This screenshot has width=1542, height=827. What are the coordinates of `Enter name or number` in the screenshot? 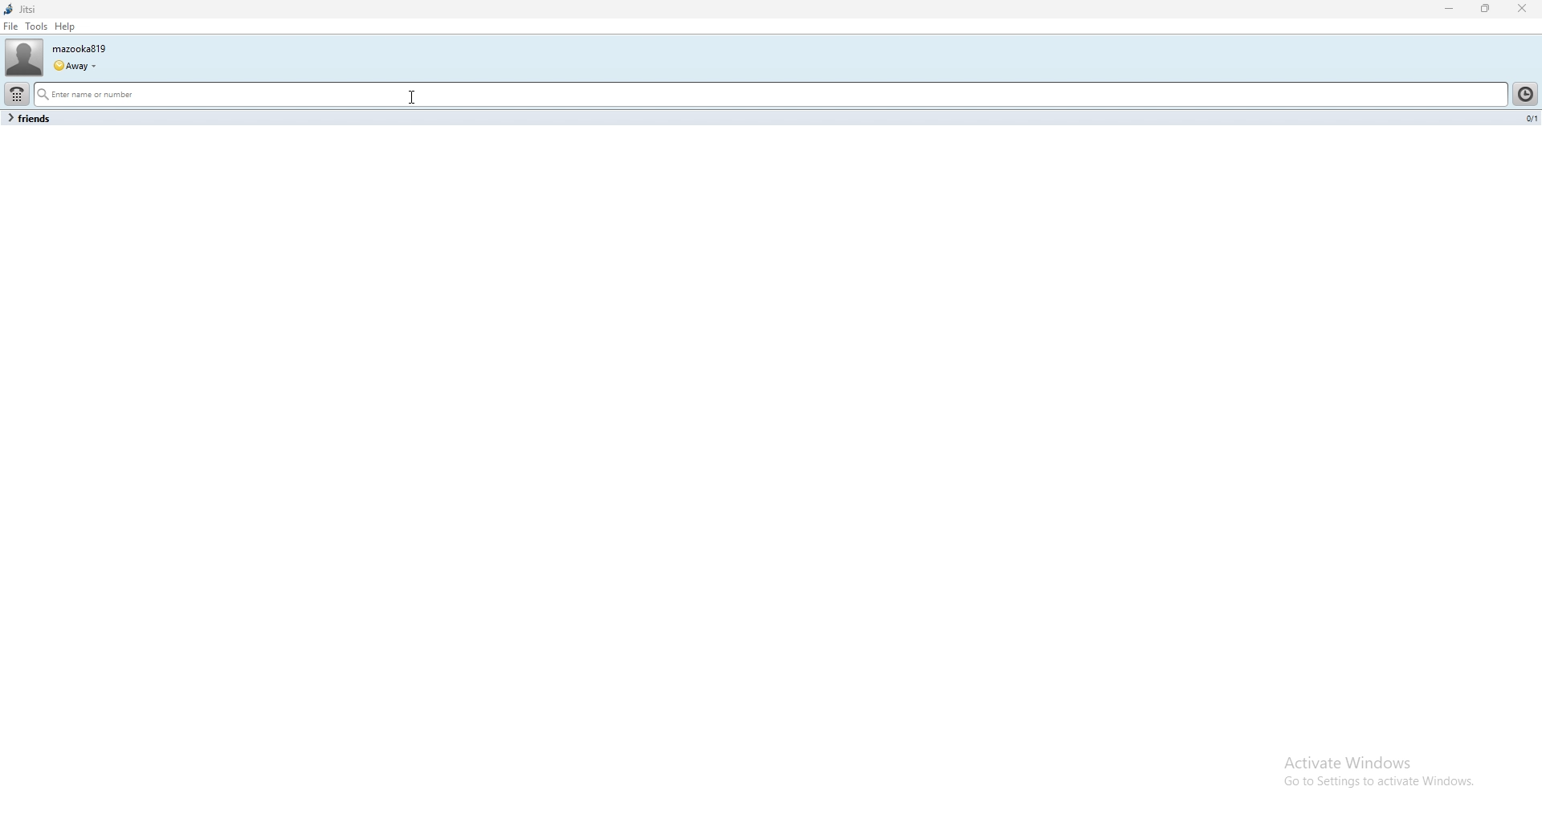 It's located at (510, 93).